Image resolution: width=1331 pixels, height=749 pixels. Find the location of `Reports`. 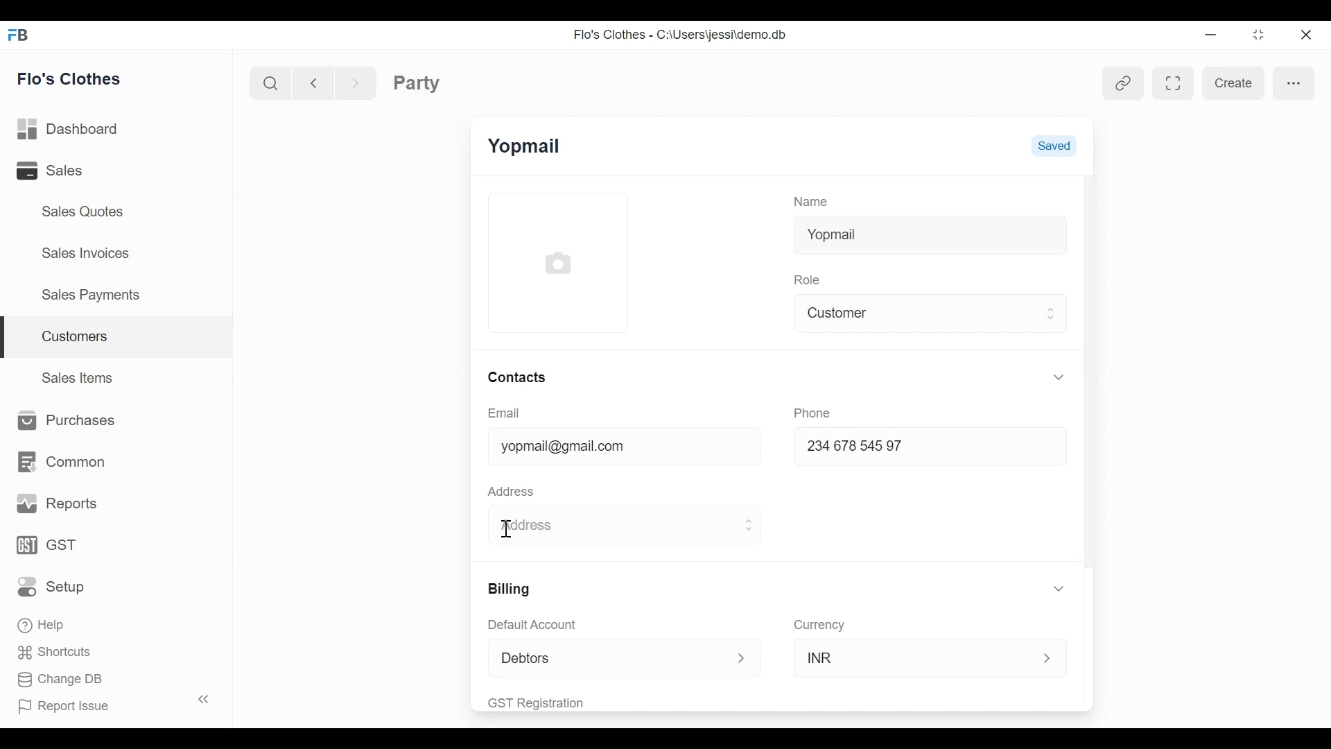

Reports is located at coordinates (58, 504).